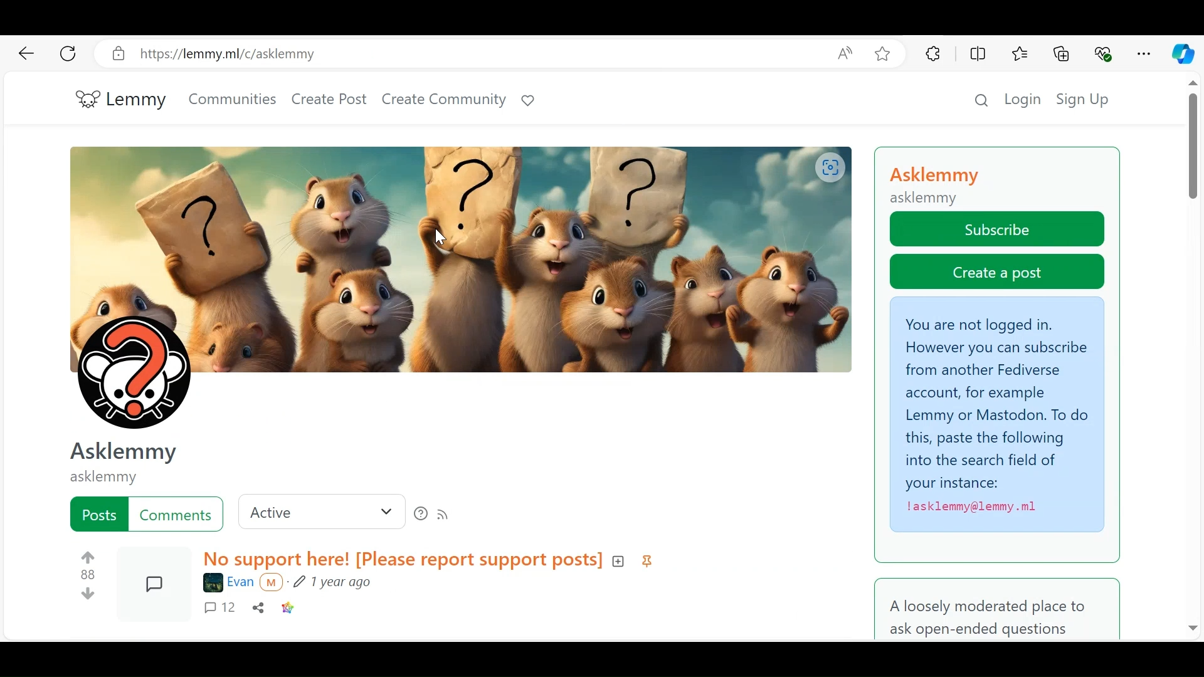 The width and height of the screenshot is (1204, 677). I want to click on username, so click(927, 199).